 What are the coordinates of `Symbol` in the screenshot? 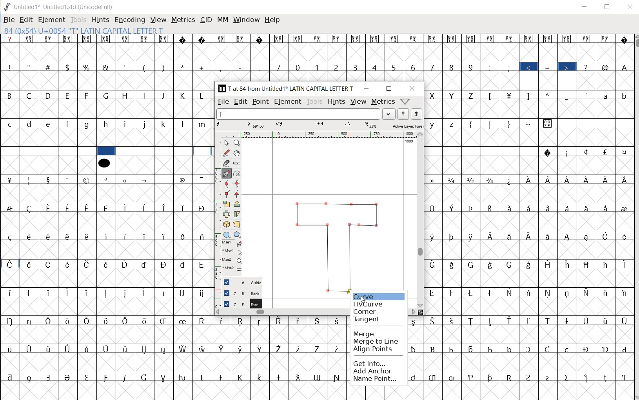 It's located at (29, 180).